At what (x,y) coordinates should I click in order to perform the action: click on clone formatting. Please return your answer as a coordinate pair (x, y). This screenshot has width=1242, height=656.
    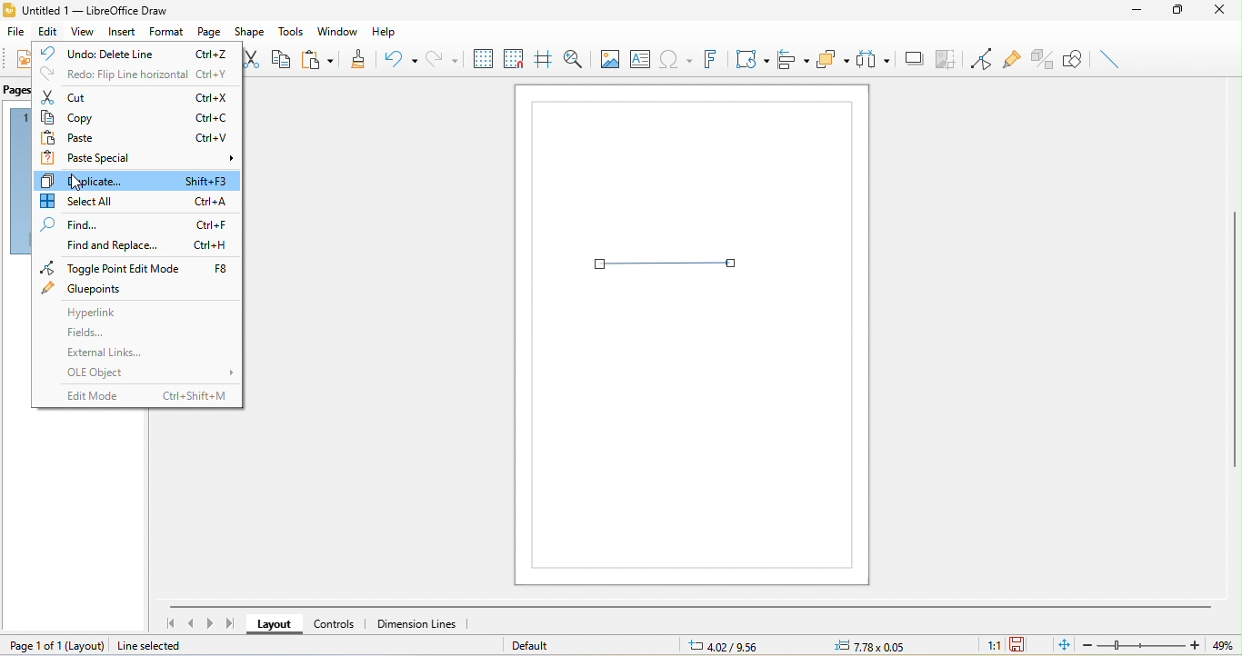
    Looking at the image, I should click on (361, 57).